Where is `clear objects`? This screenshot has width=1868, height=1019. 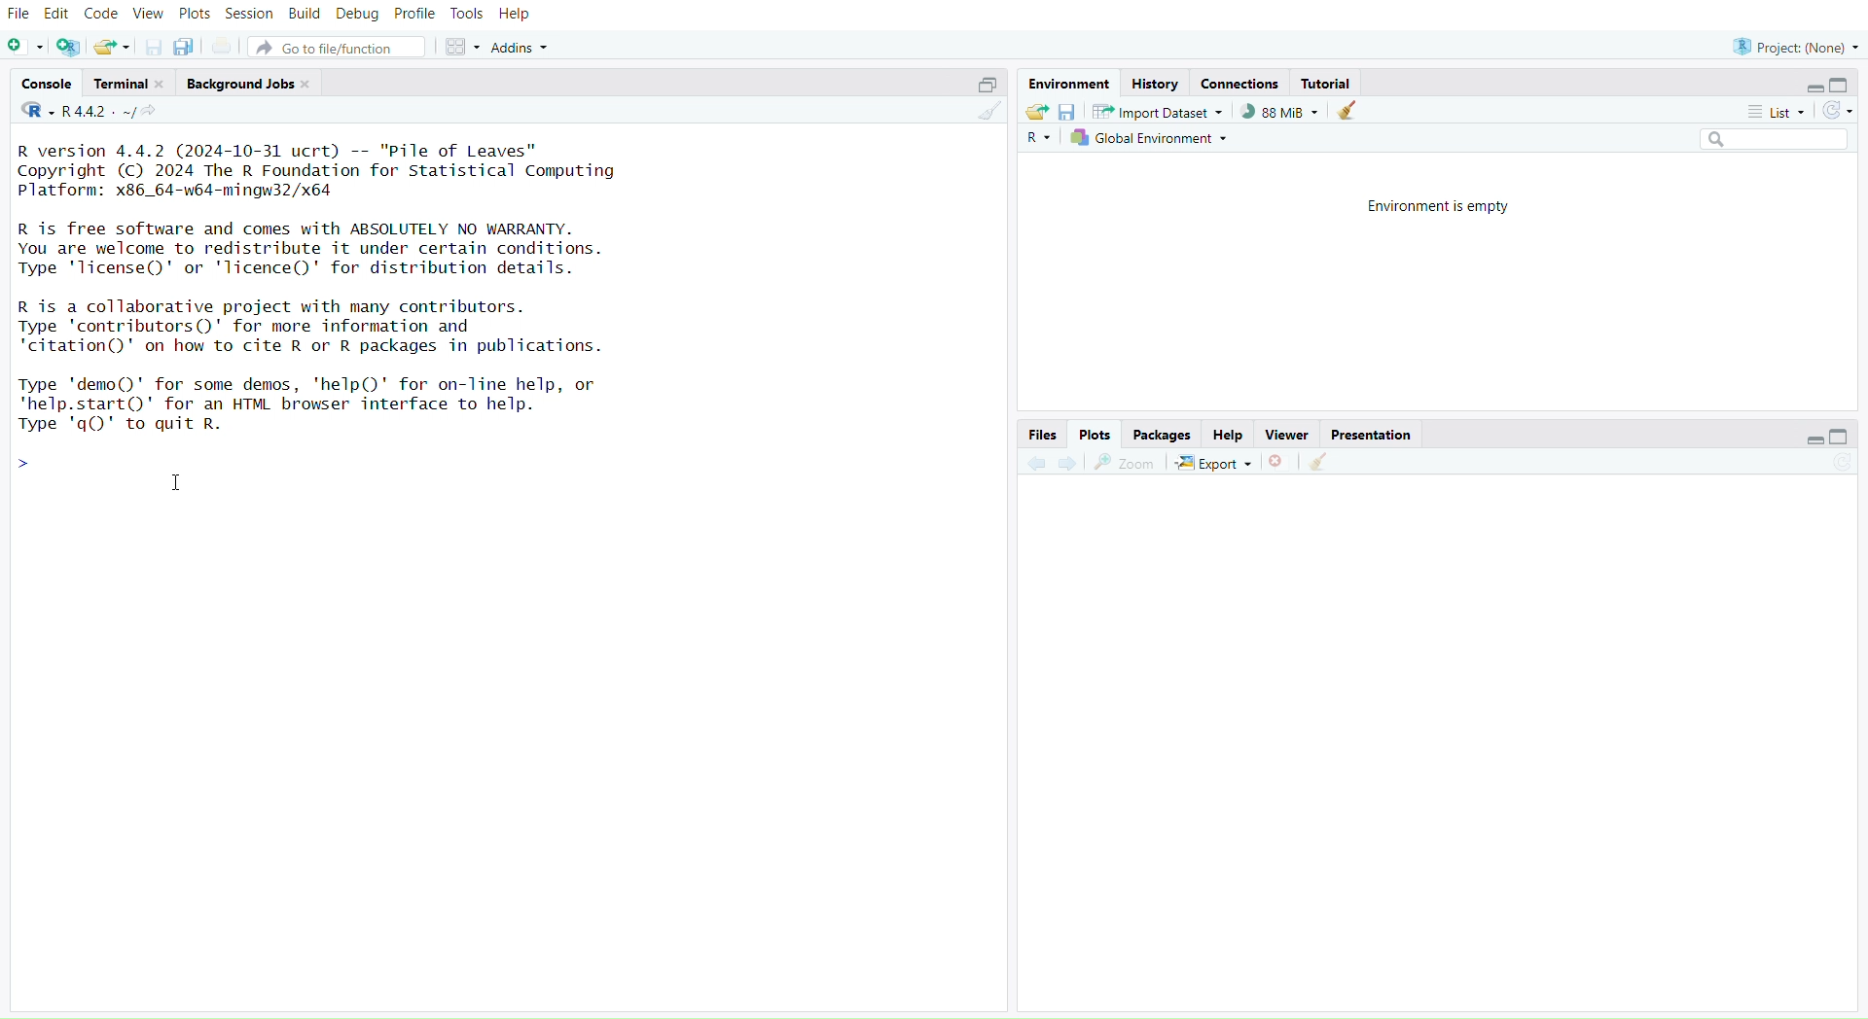 clear objects is located at coordinates (1349, 113).